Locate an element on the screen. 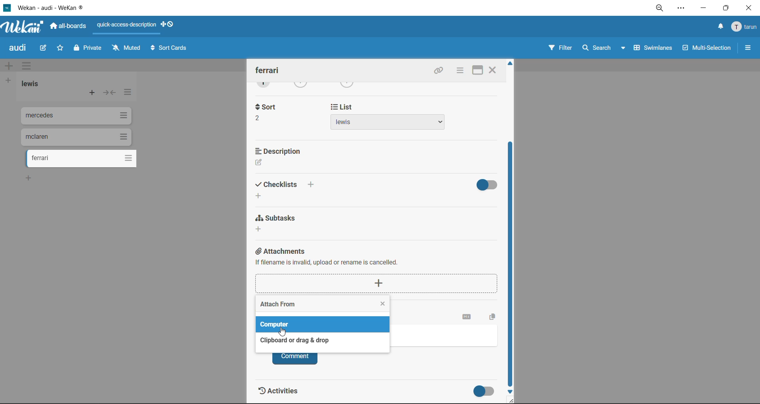 Image resolution: width=760 pixels, height=404 pixels. markdown is located at coordinates (467, 317).